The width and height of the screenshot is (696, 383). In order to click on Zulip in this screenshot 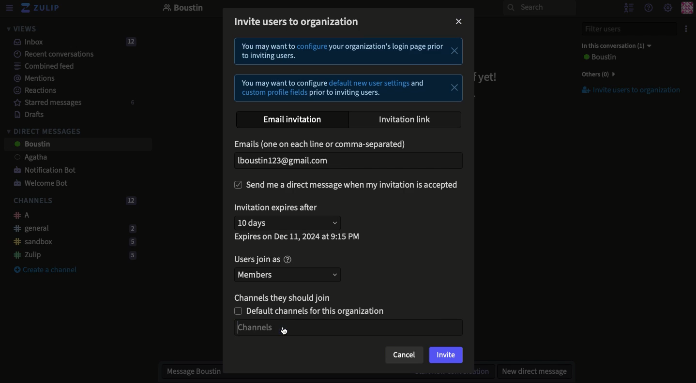, I will do `click(41, 8)`.